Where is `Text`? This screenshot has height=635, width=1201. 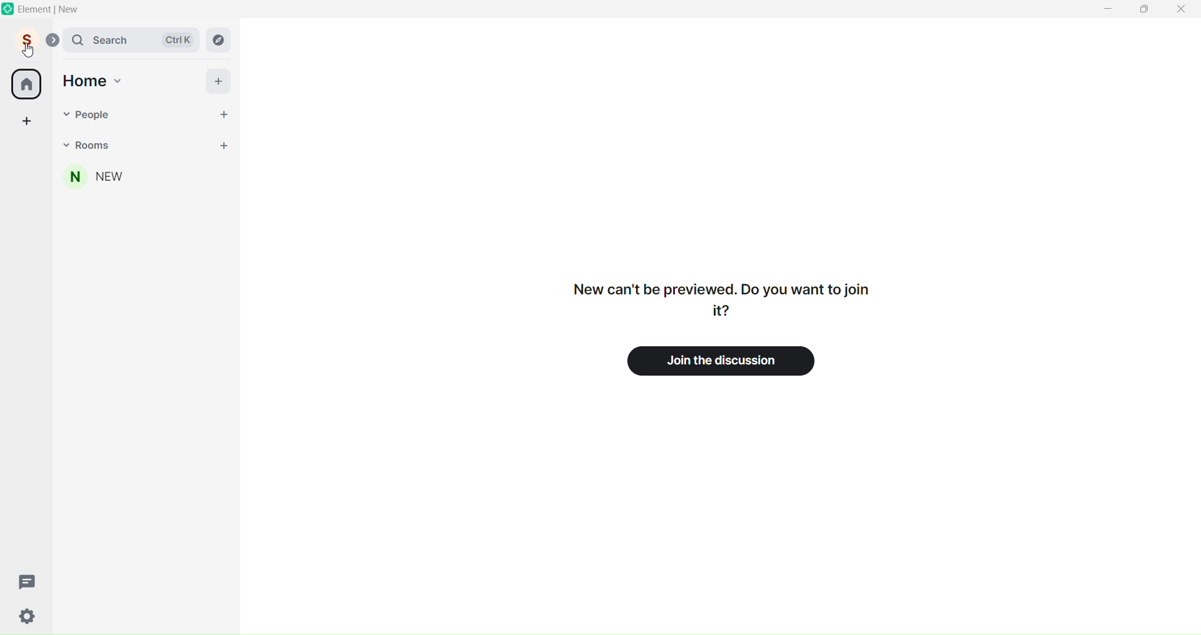 Text is located at coordinates (717, 298).